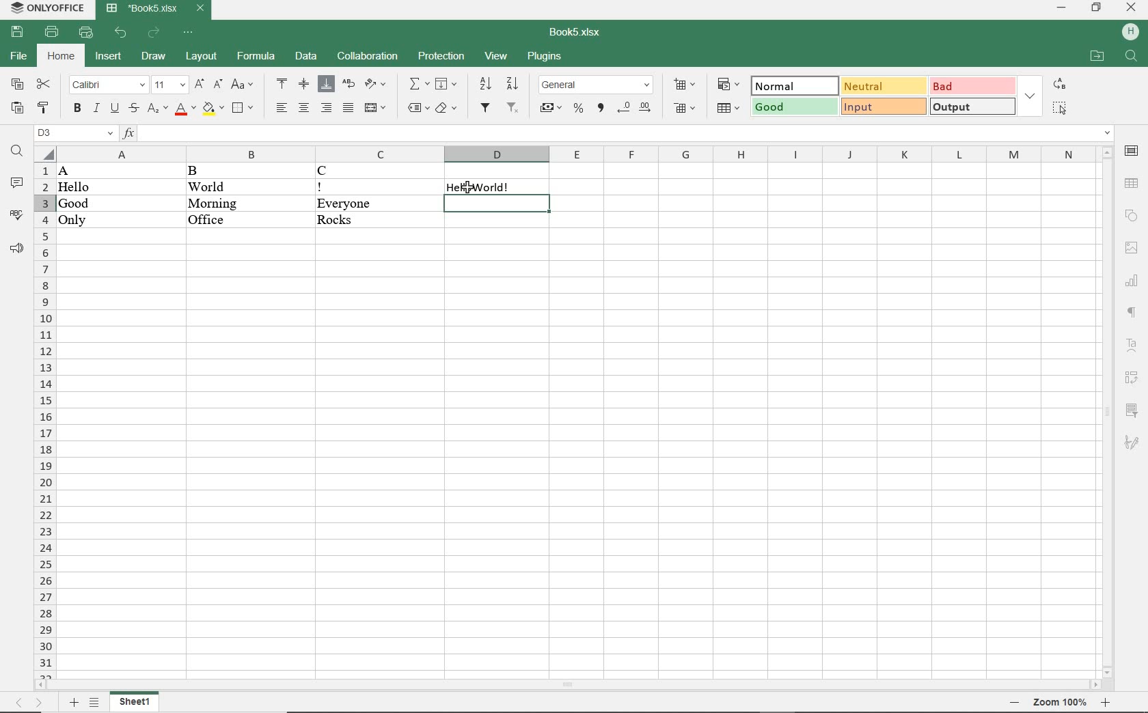 The image size is (1148, 713). What do you see at coordinates (18, 151) in the screenshot?
I see `FIND` at bounding box center [18, 151].